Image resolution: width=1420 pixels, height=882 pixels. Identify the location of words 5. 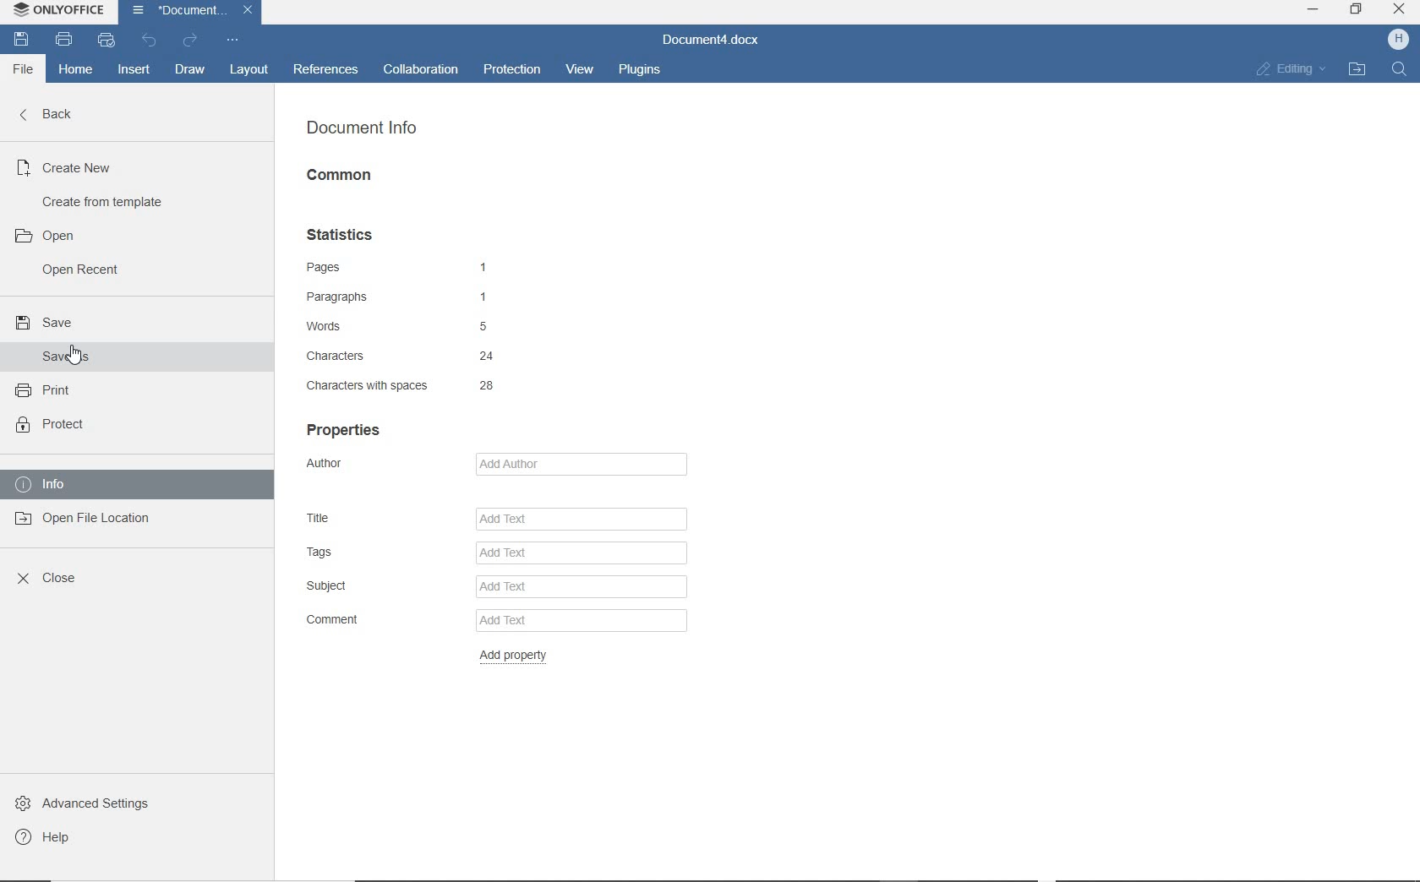
(398, 328).